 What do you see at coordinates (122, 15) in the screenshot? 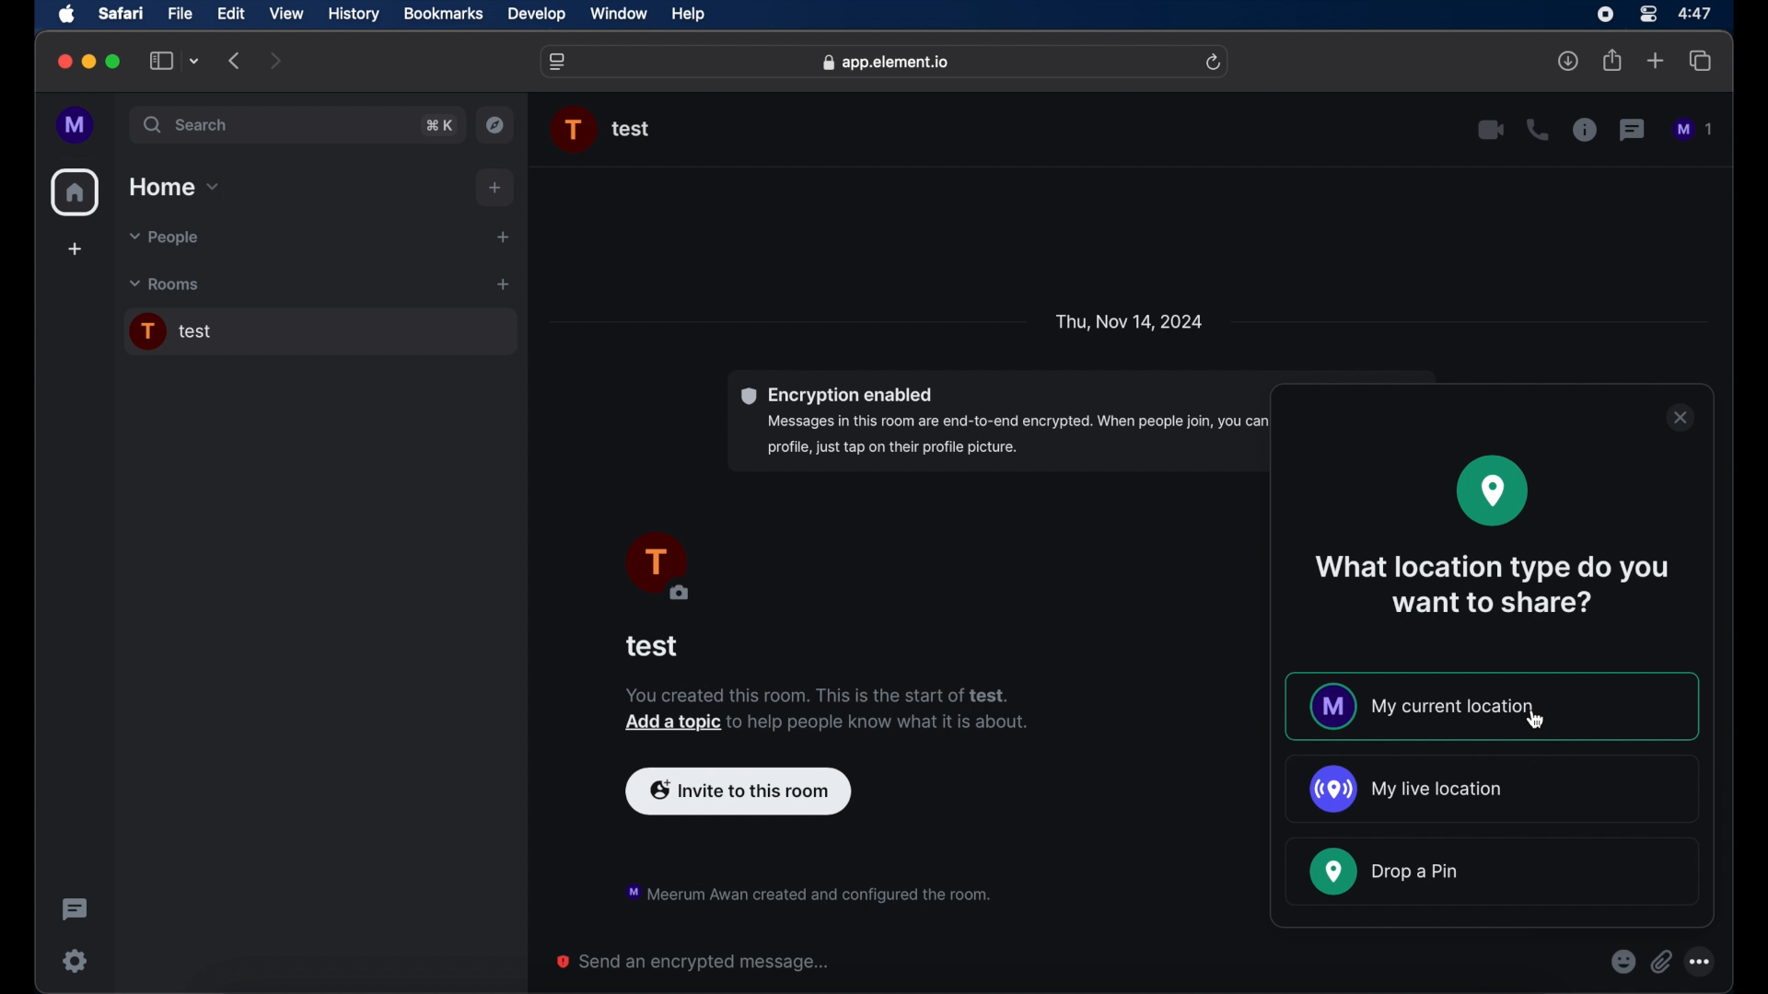
I see `safari` at bounding box center [122, 15].